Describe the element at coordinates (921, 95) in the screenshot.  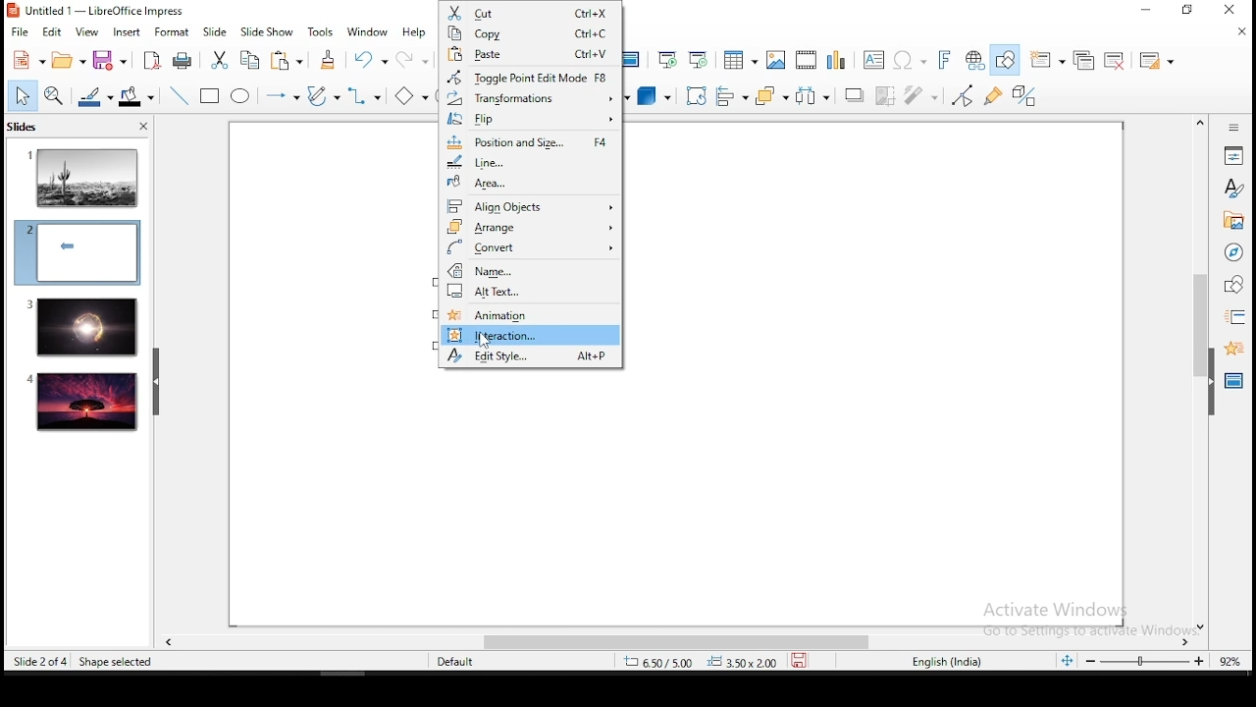
I see `filter` at that location.